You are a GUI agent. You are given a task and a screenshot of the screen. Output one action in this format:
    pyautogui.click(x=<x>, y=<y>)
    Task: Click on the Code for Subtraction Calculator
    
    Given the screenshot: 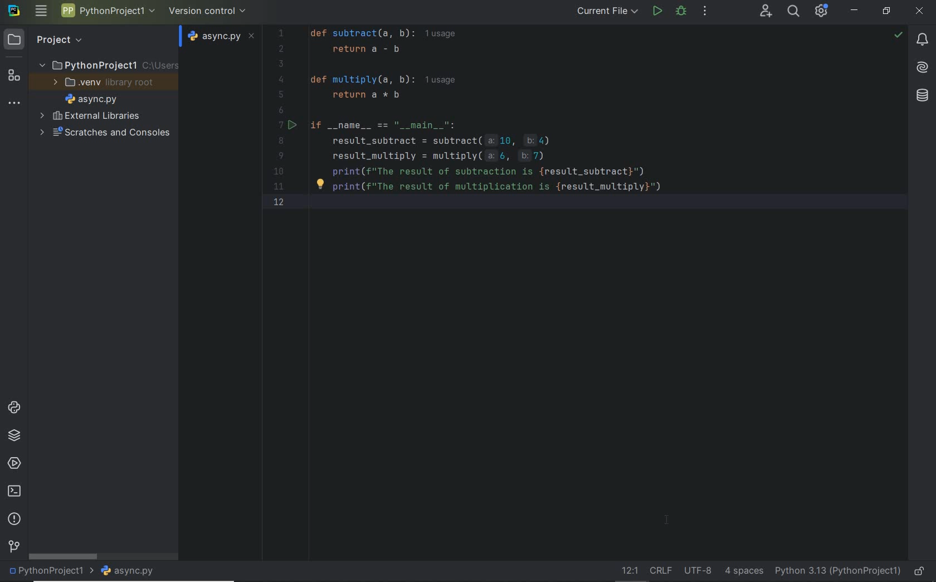 What is the action you would take?
    pyautogui.click(x=490, y=119)
    